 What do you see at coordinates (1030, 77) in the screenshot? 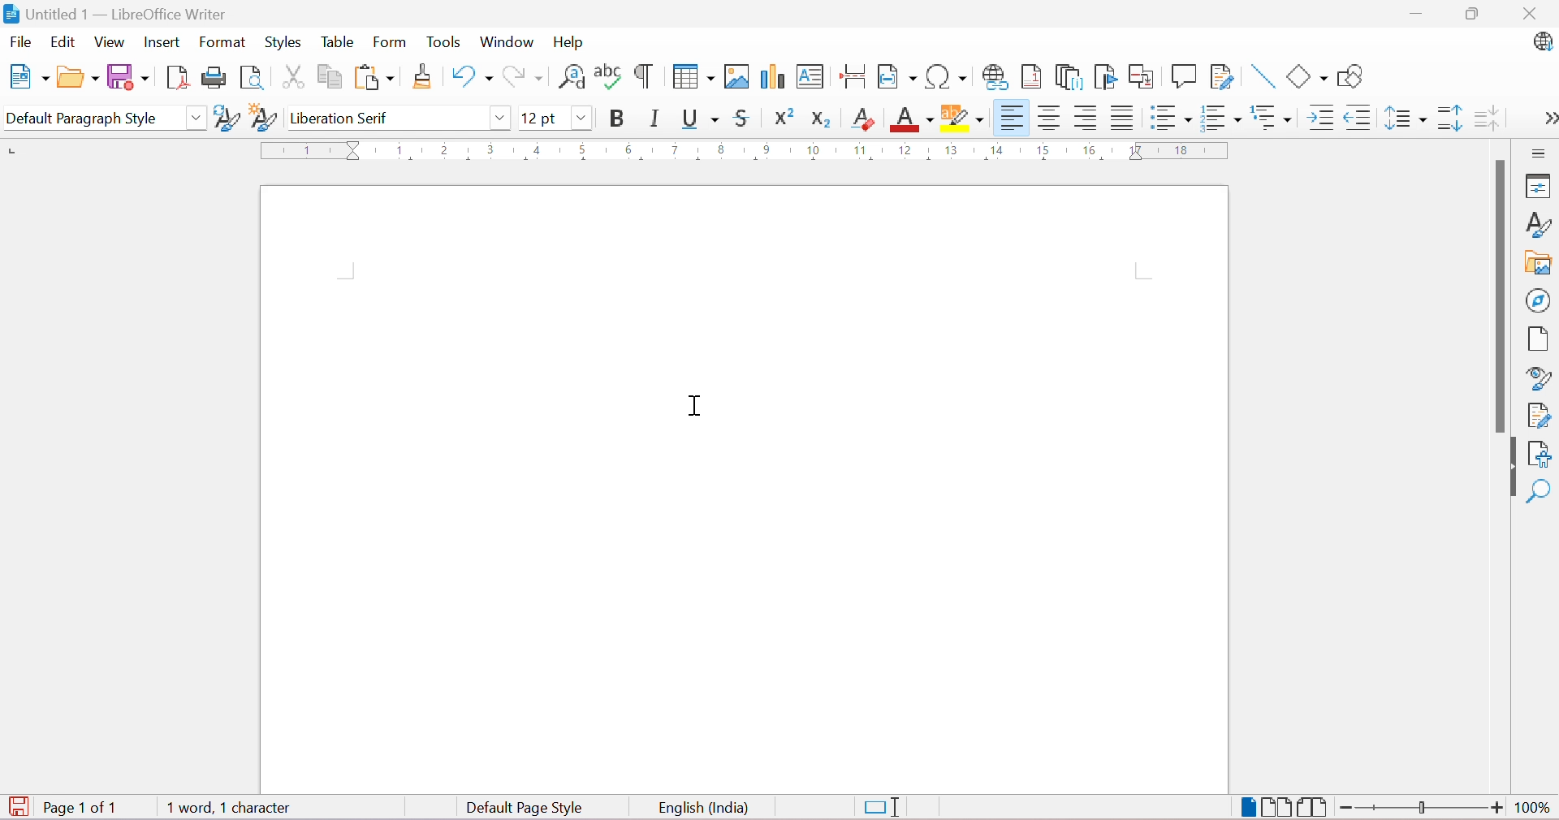
I see `Insert Footnote` at bounding box center [1030, 77].